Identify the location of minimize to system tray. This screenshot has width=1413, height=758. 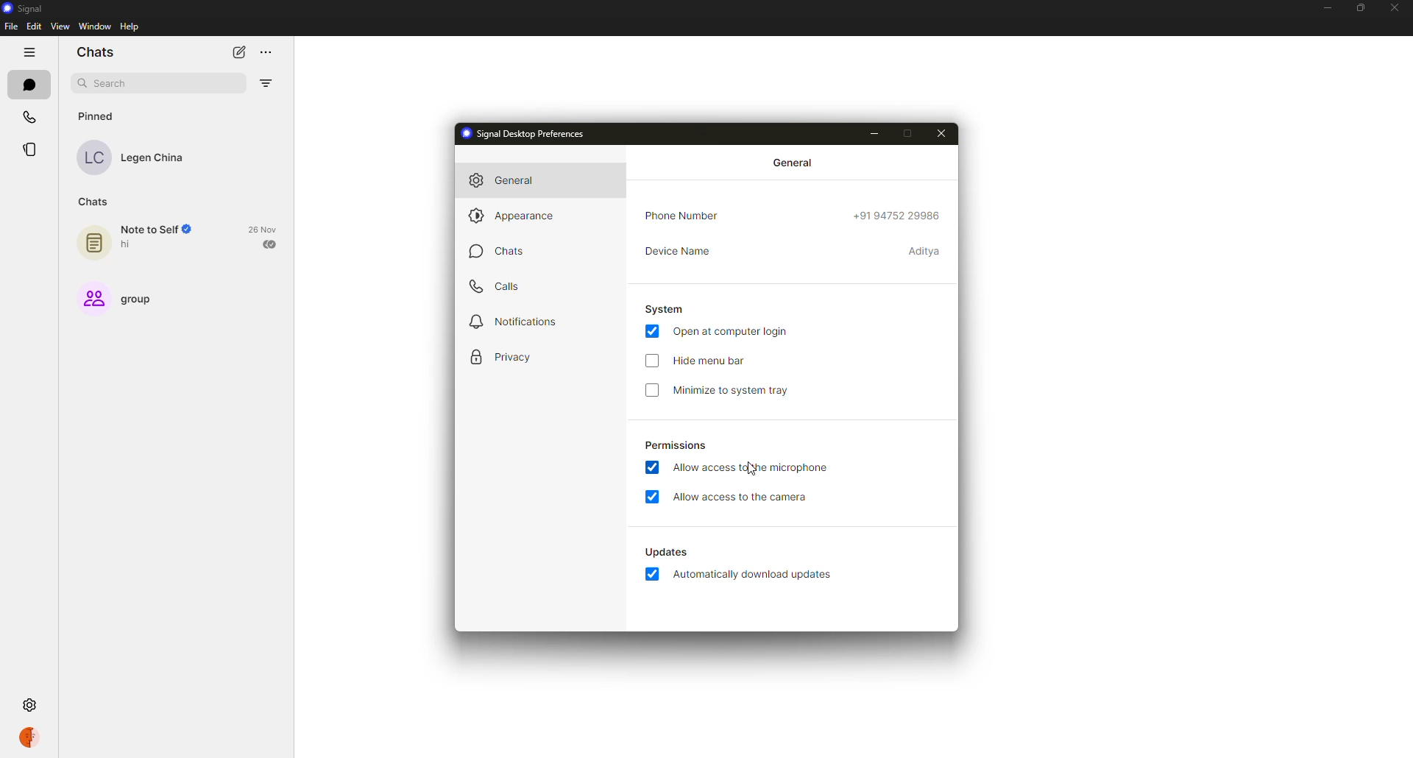
(743, 390).